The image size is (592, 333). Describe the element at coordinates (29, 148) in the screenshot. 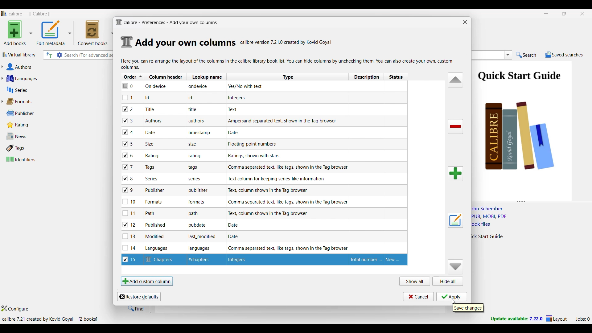

I see `Tags` at that location.